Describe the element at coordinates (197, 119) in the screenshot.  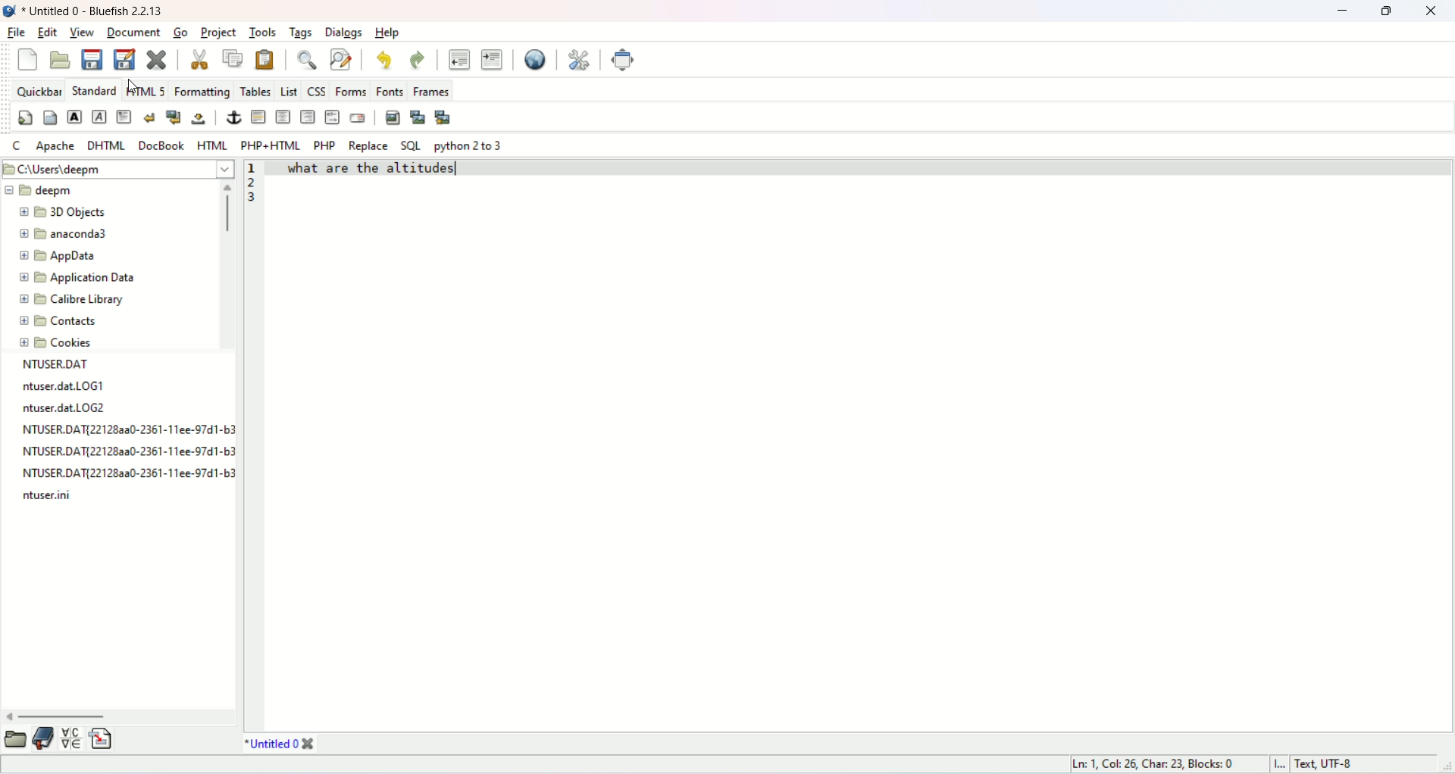
I see `non-breaking space` at that location.